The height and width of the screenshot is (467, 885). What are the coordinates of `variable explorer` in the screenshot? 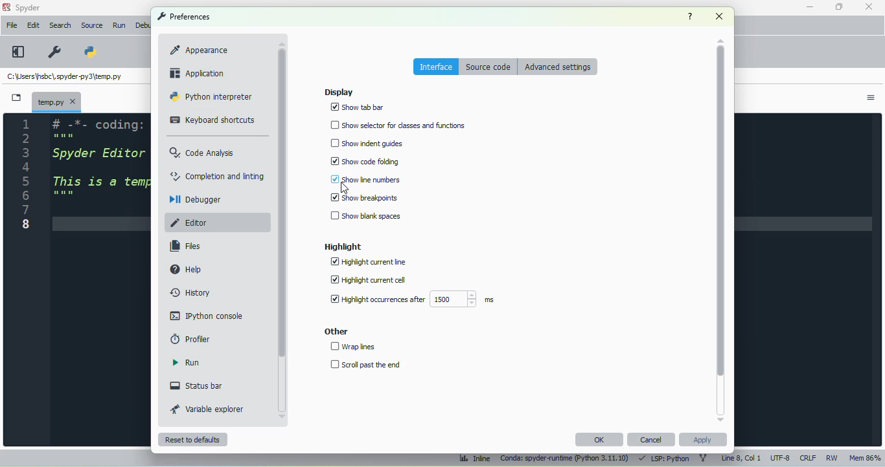 It's located at (208, 409).